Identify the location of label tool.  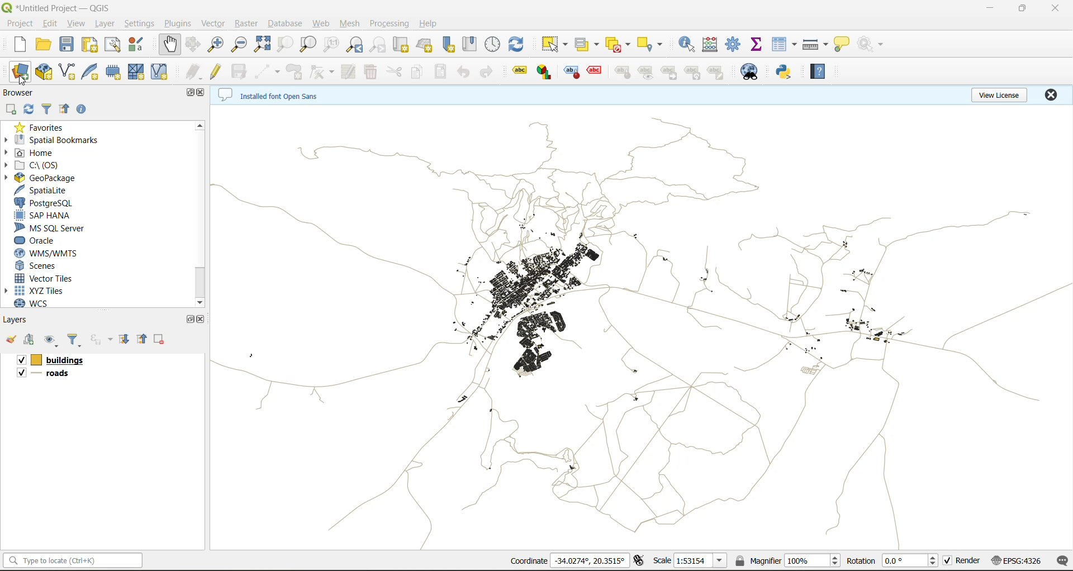
(694, 73).